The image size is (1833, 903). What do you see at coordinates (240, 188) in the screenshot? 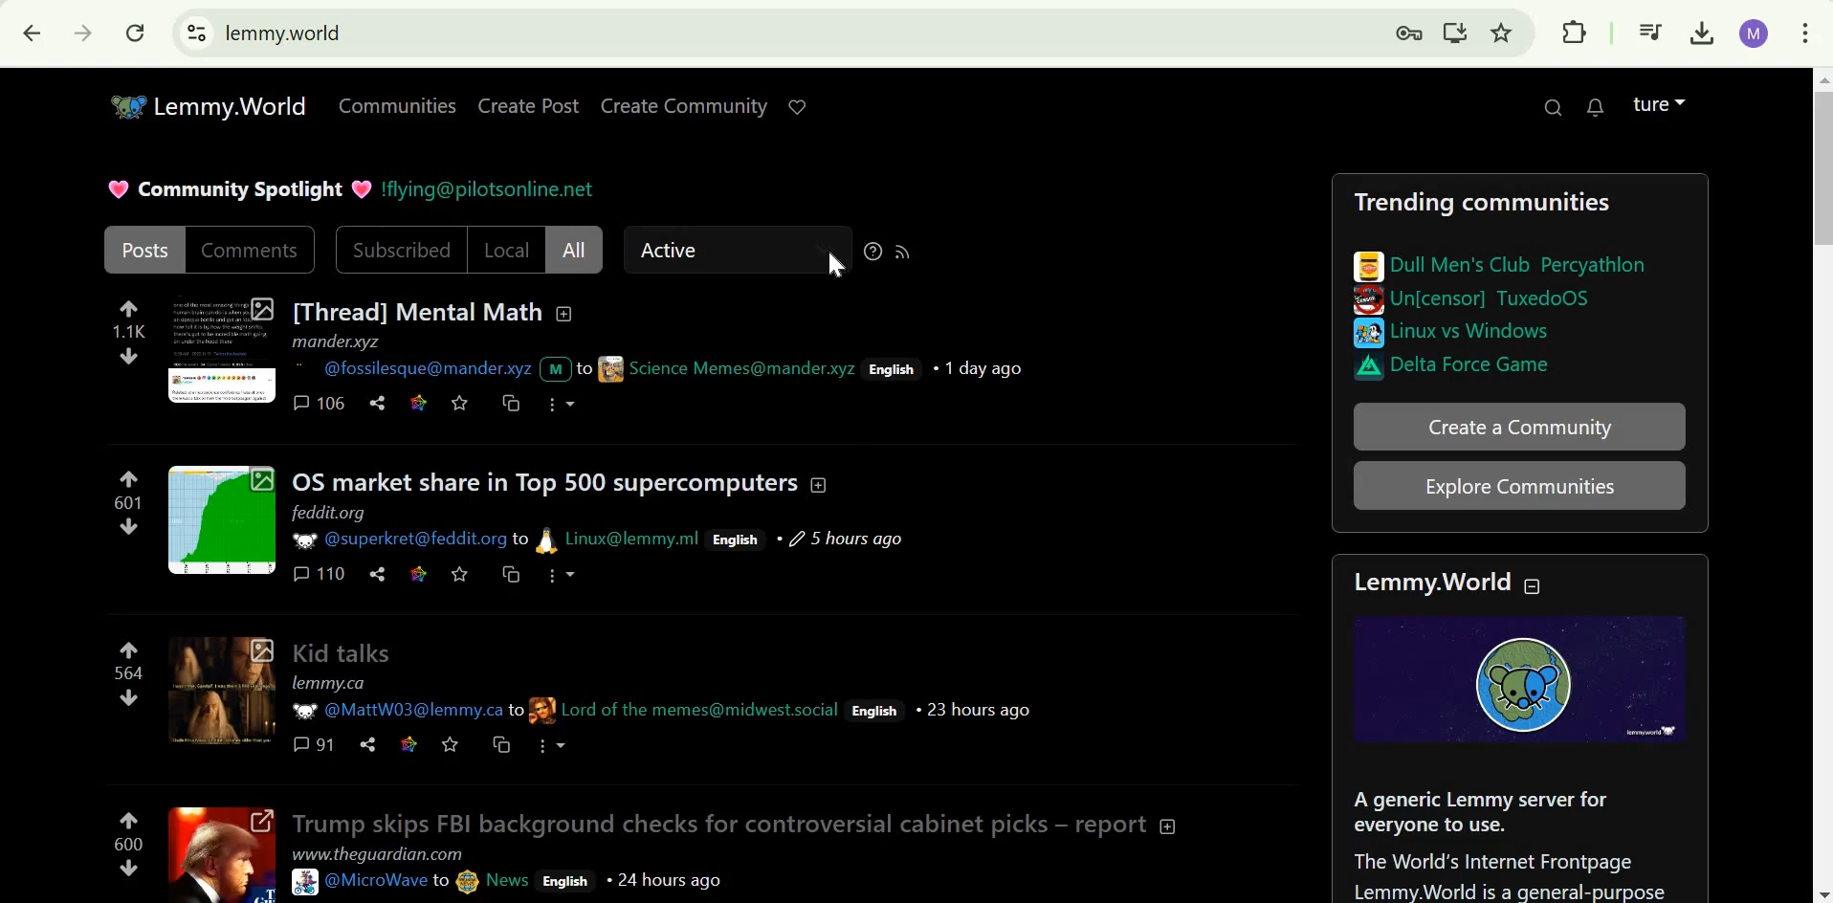
I see `Community Spotlight` at bounding box center [240, 188].